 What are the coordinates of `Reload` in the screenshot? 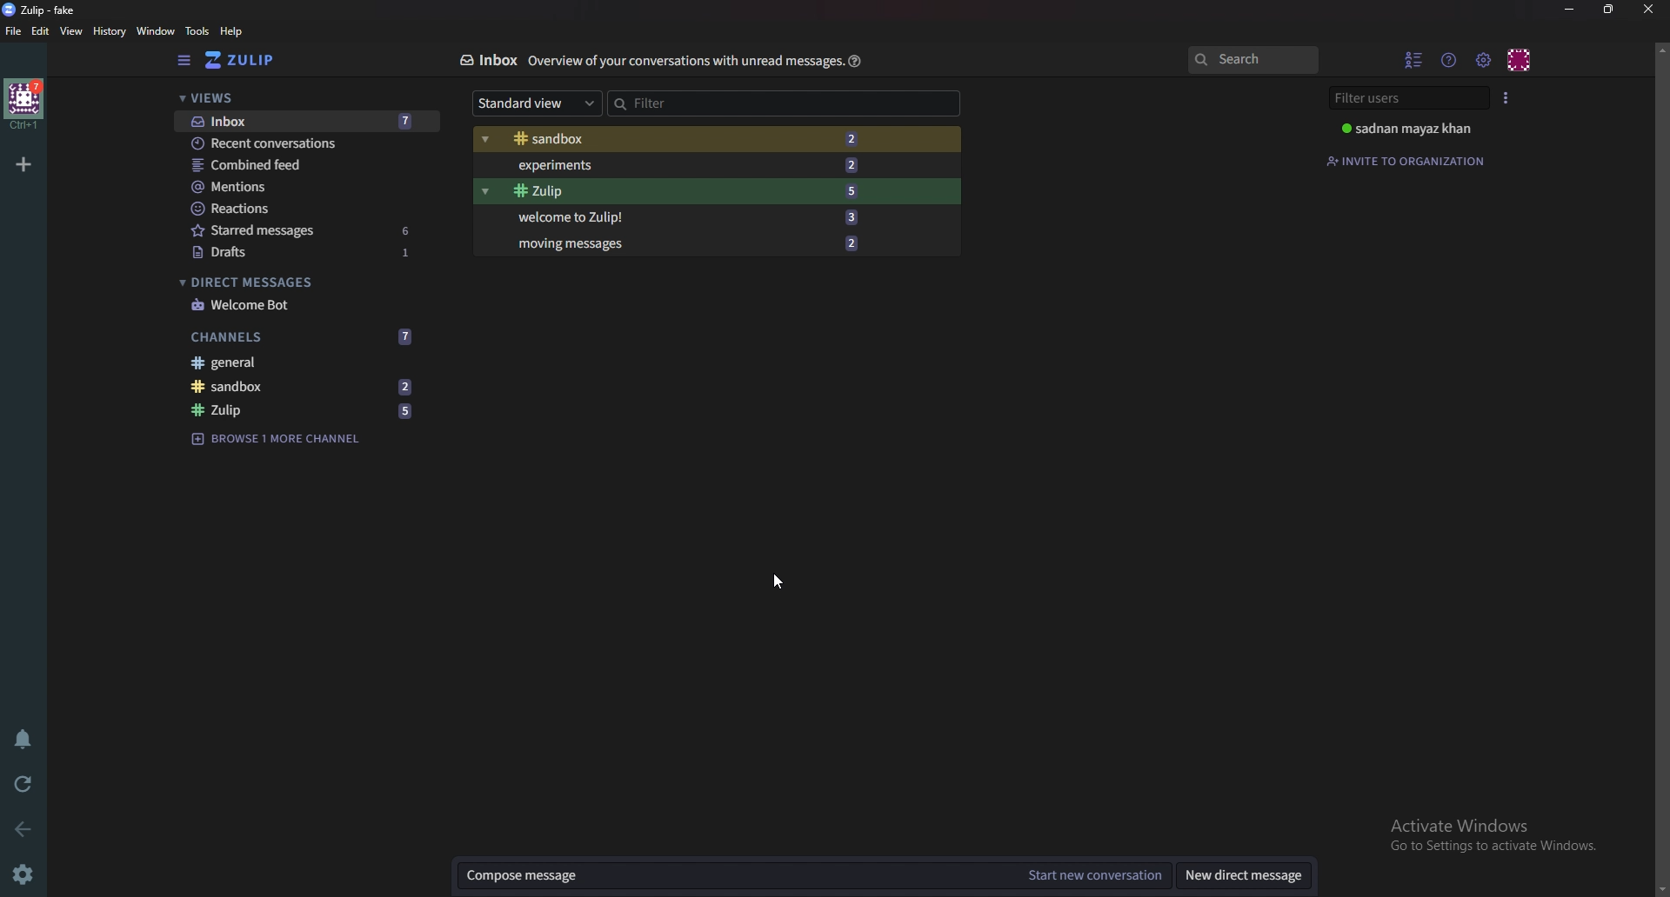 It's located at (23, 787).